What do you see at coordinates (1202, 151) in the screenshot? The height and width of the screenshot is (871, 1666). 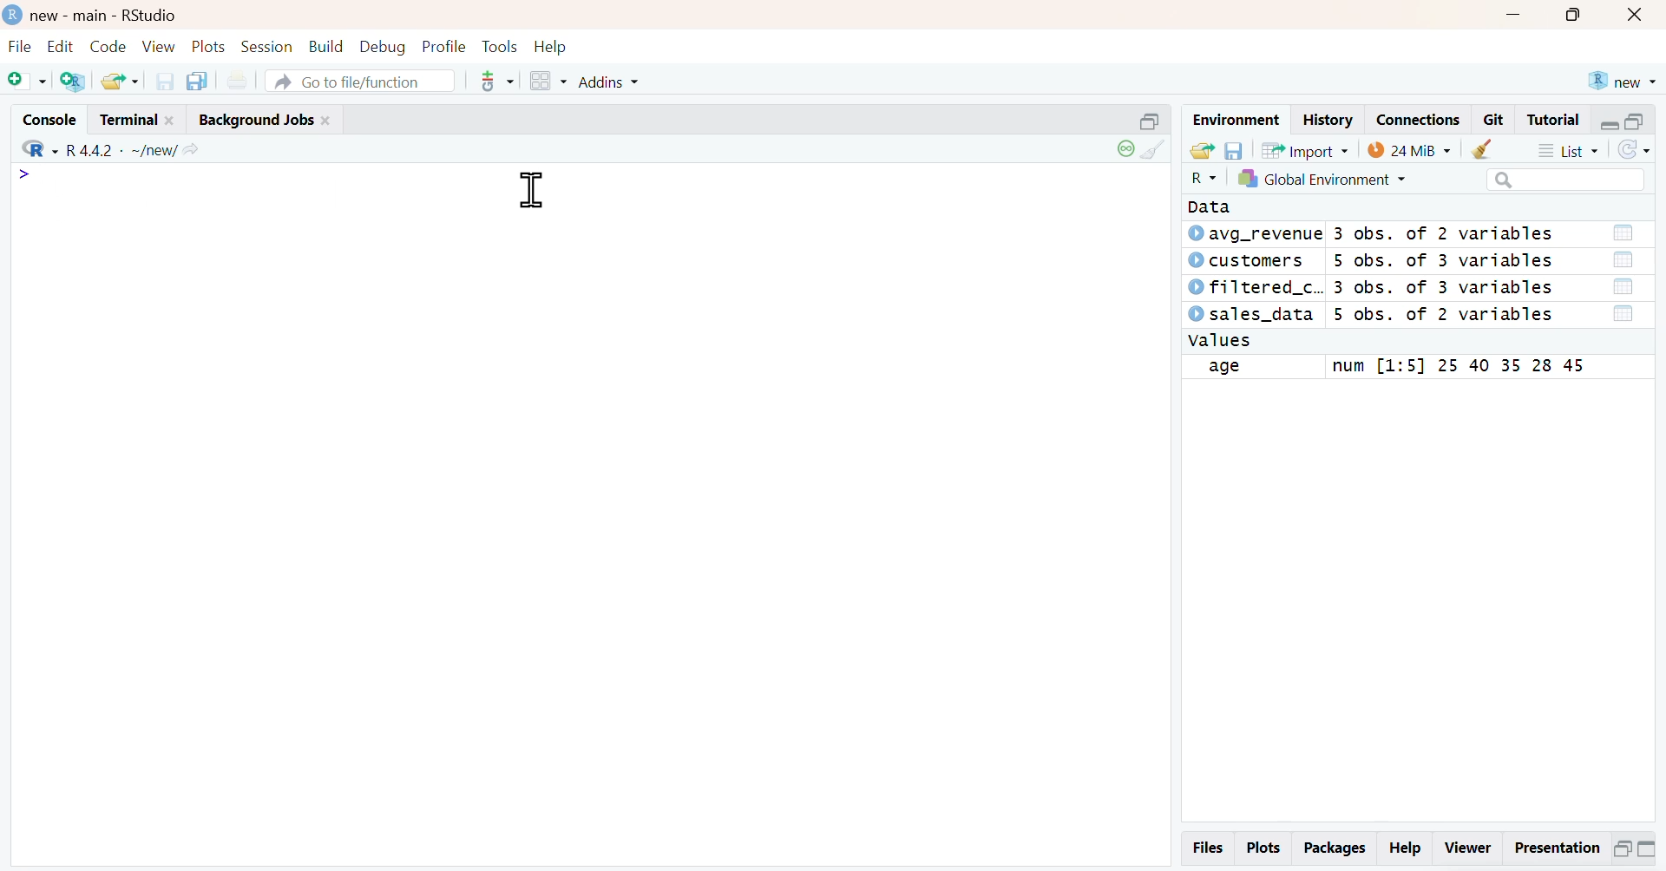 I see `load workspace` at bounding box center [1202, 151].